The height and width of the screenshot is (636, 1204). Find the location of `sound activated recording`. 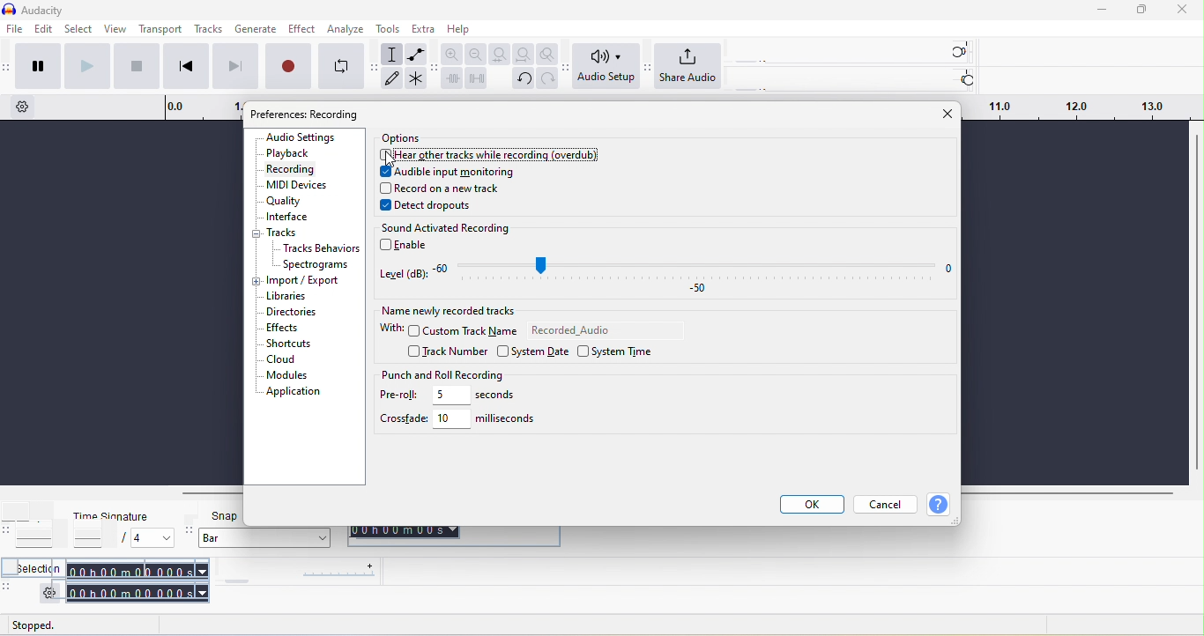

sound activated recording is located at coordinates (457, 228).